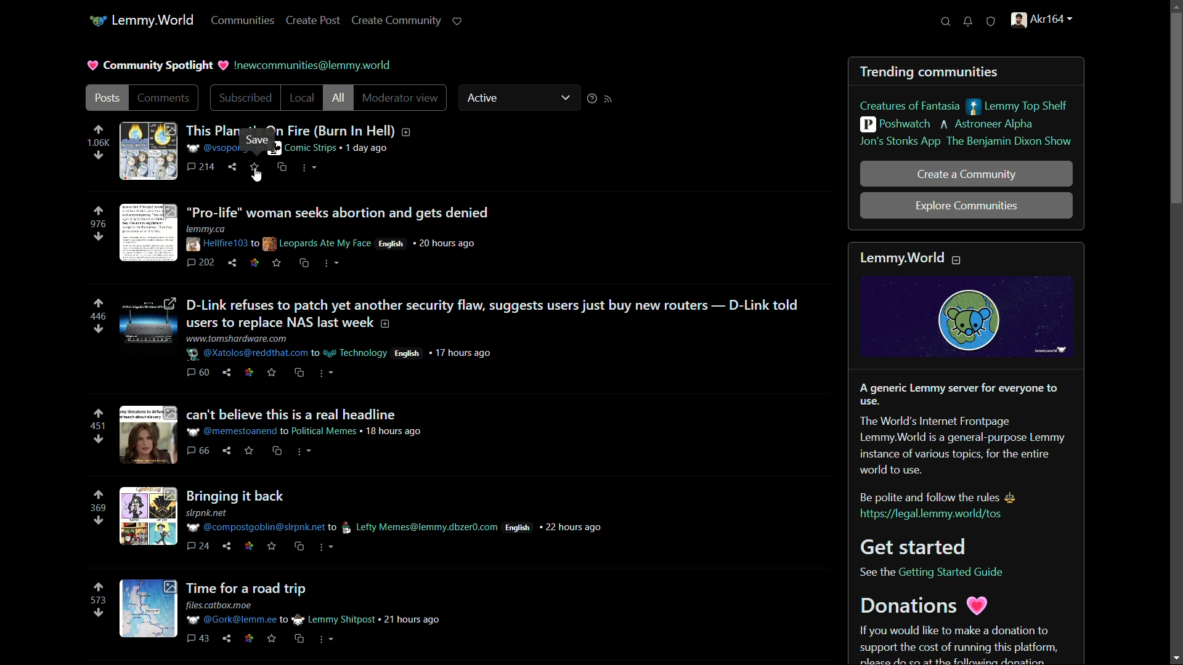 Image resolution: width=1183 pixels, height=665 pixels. I want to click on downvote, so click(97, 614).